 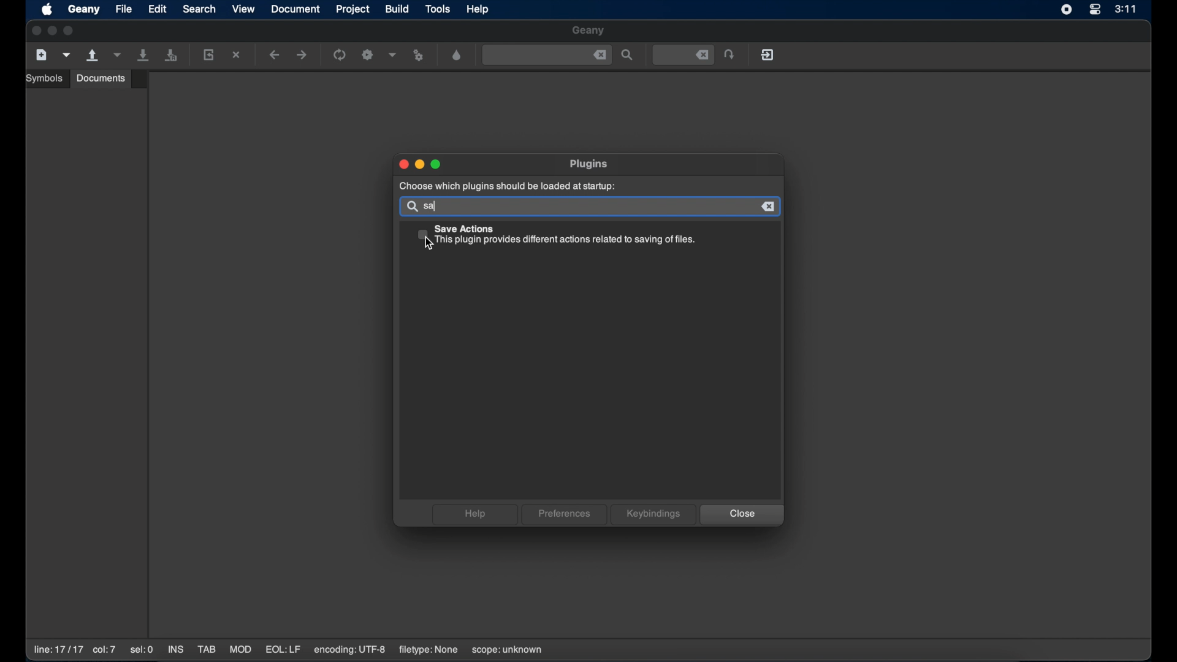 I want to click on edit, so click(x=158, y=9).